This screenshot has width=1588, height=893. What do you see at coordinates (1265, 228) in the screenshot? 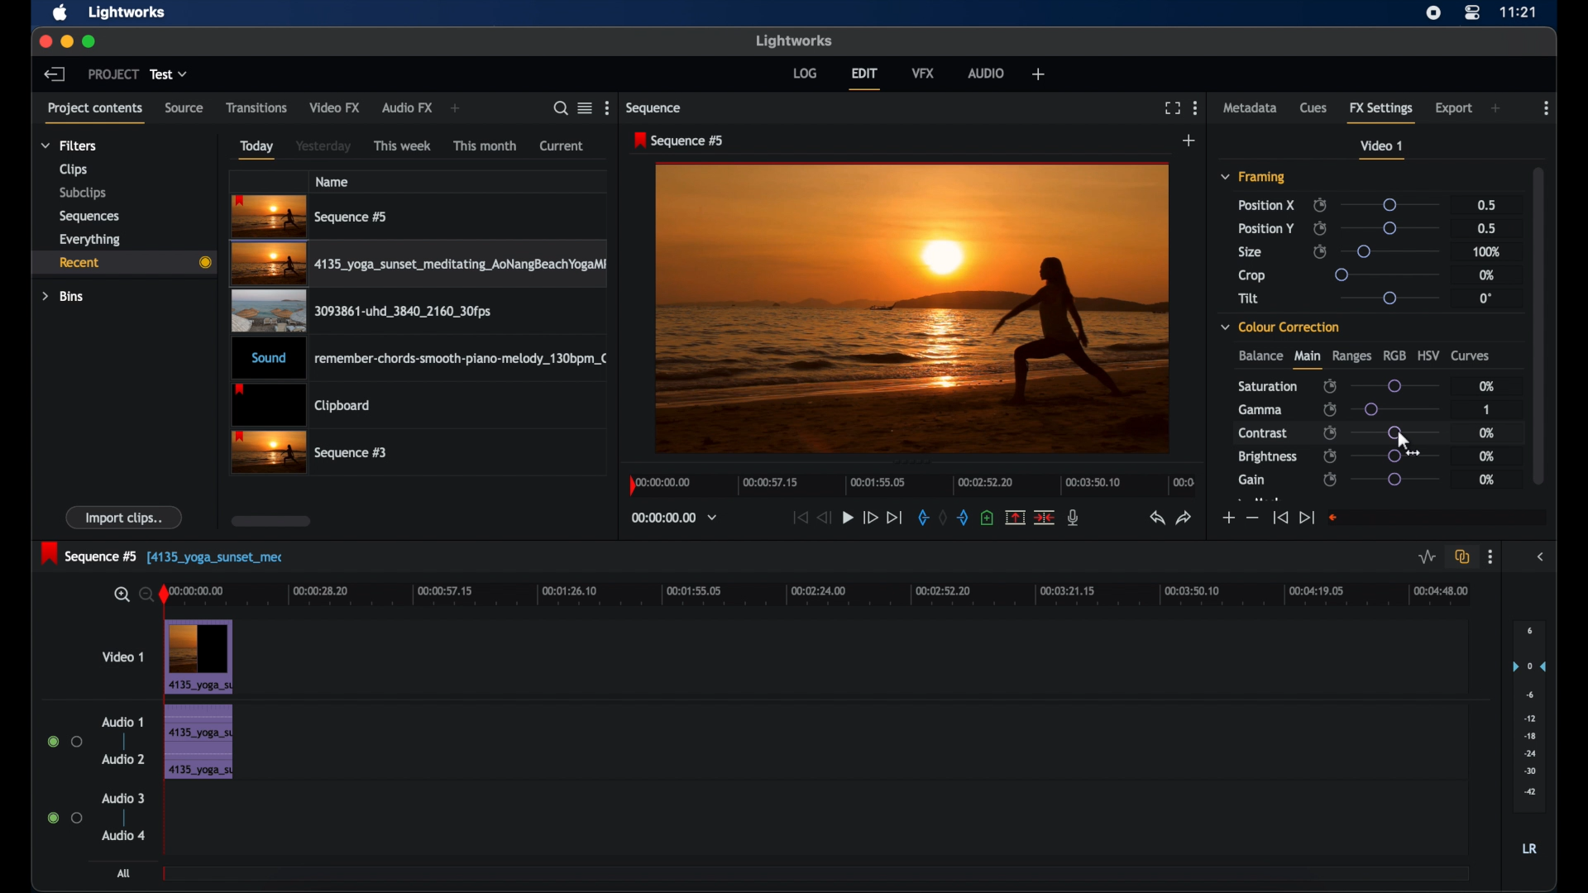
I see `position y` at bounding box center [1265, 228].